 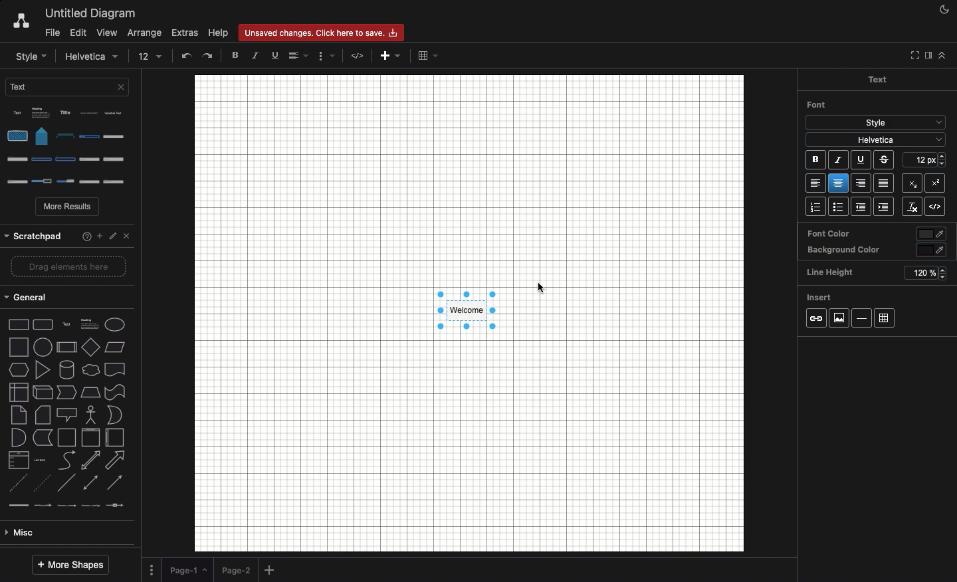 What do you see at coordinates (925, 161) in the screenshot?
I see `` at bounding box center [925, 161].